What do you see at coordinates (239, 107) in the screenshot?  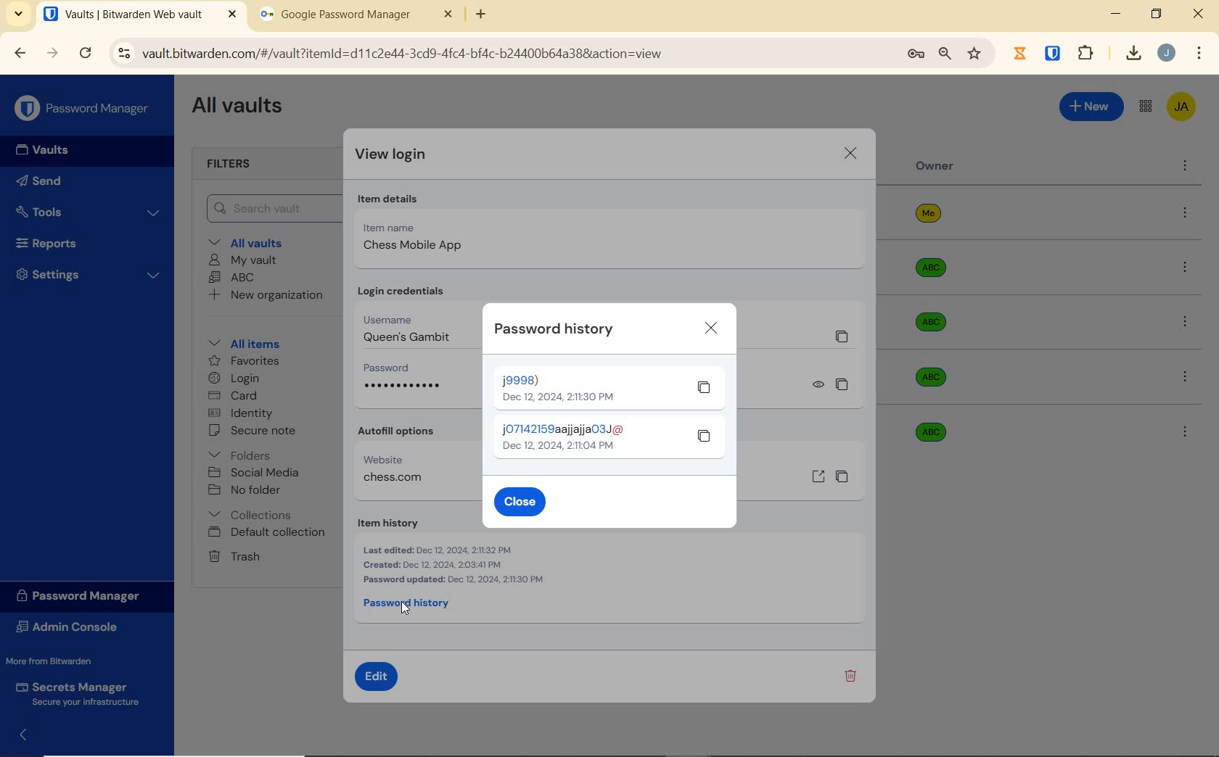 I see `All Vaults` at bounding box center [239, 107].